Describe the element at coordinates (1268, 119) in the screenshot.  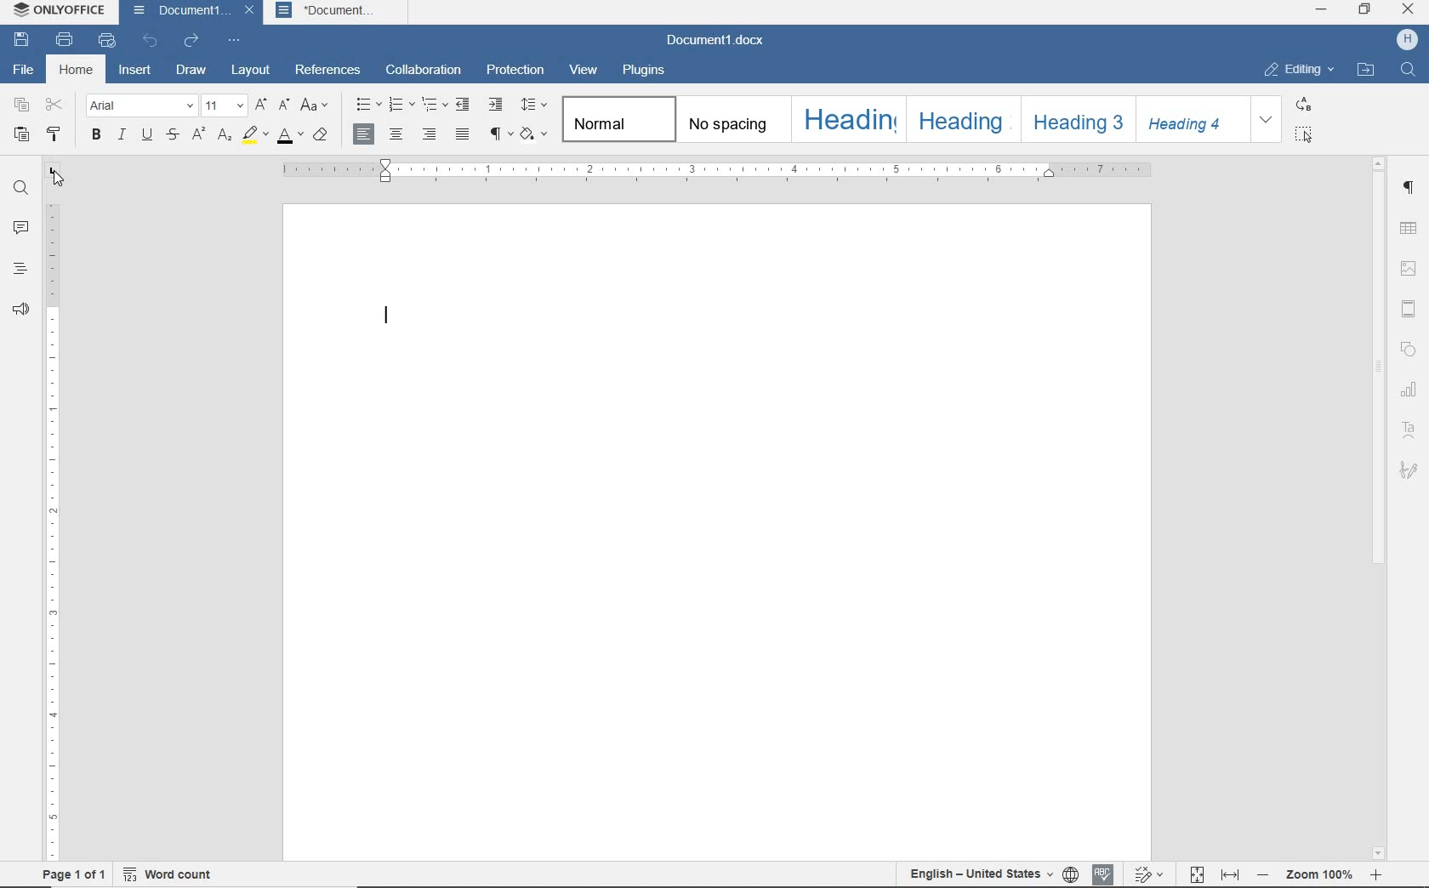
I see `EXPAND` at that location.